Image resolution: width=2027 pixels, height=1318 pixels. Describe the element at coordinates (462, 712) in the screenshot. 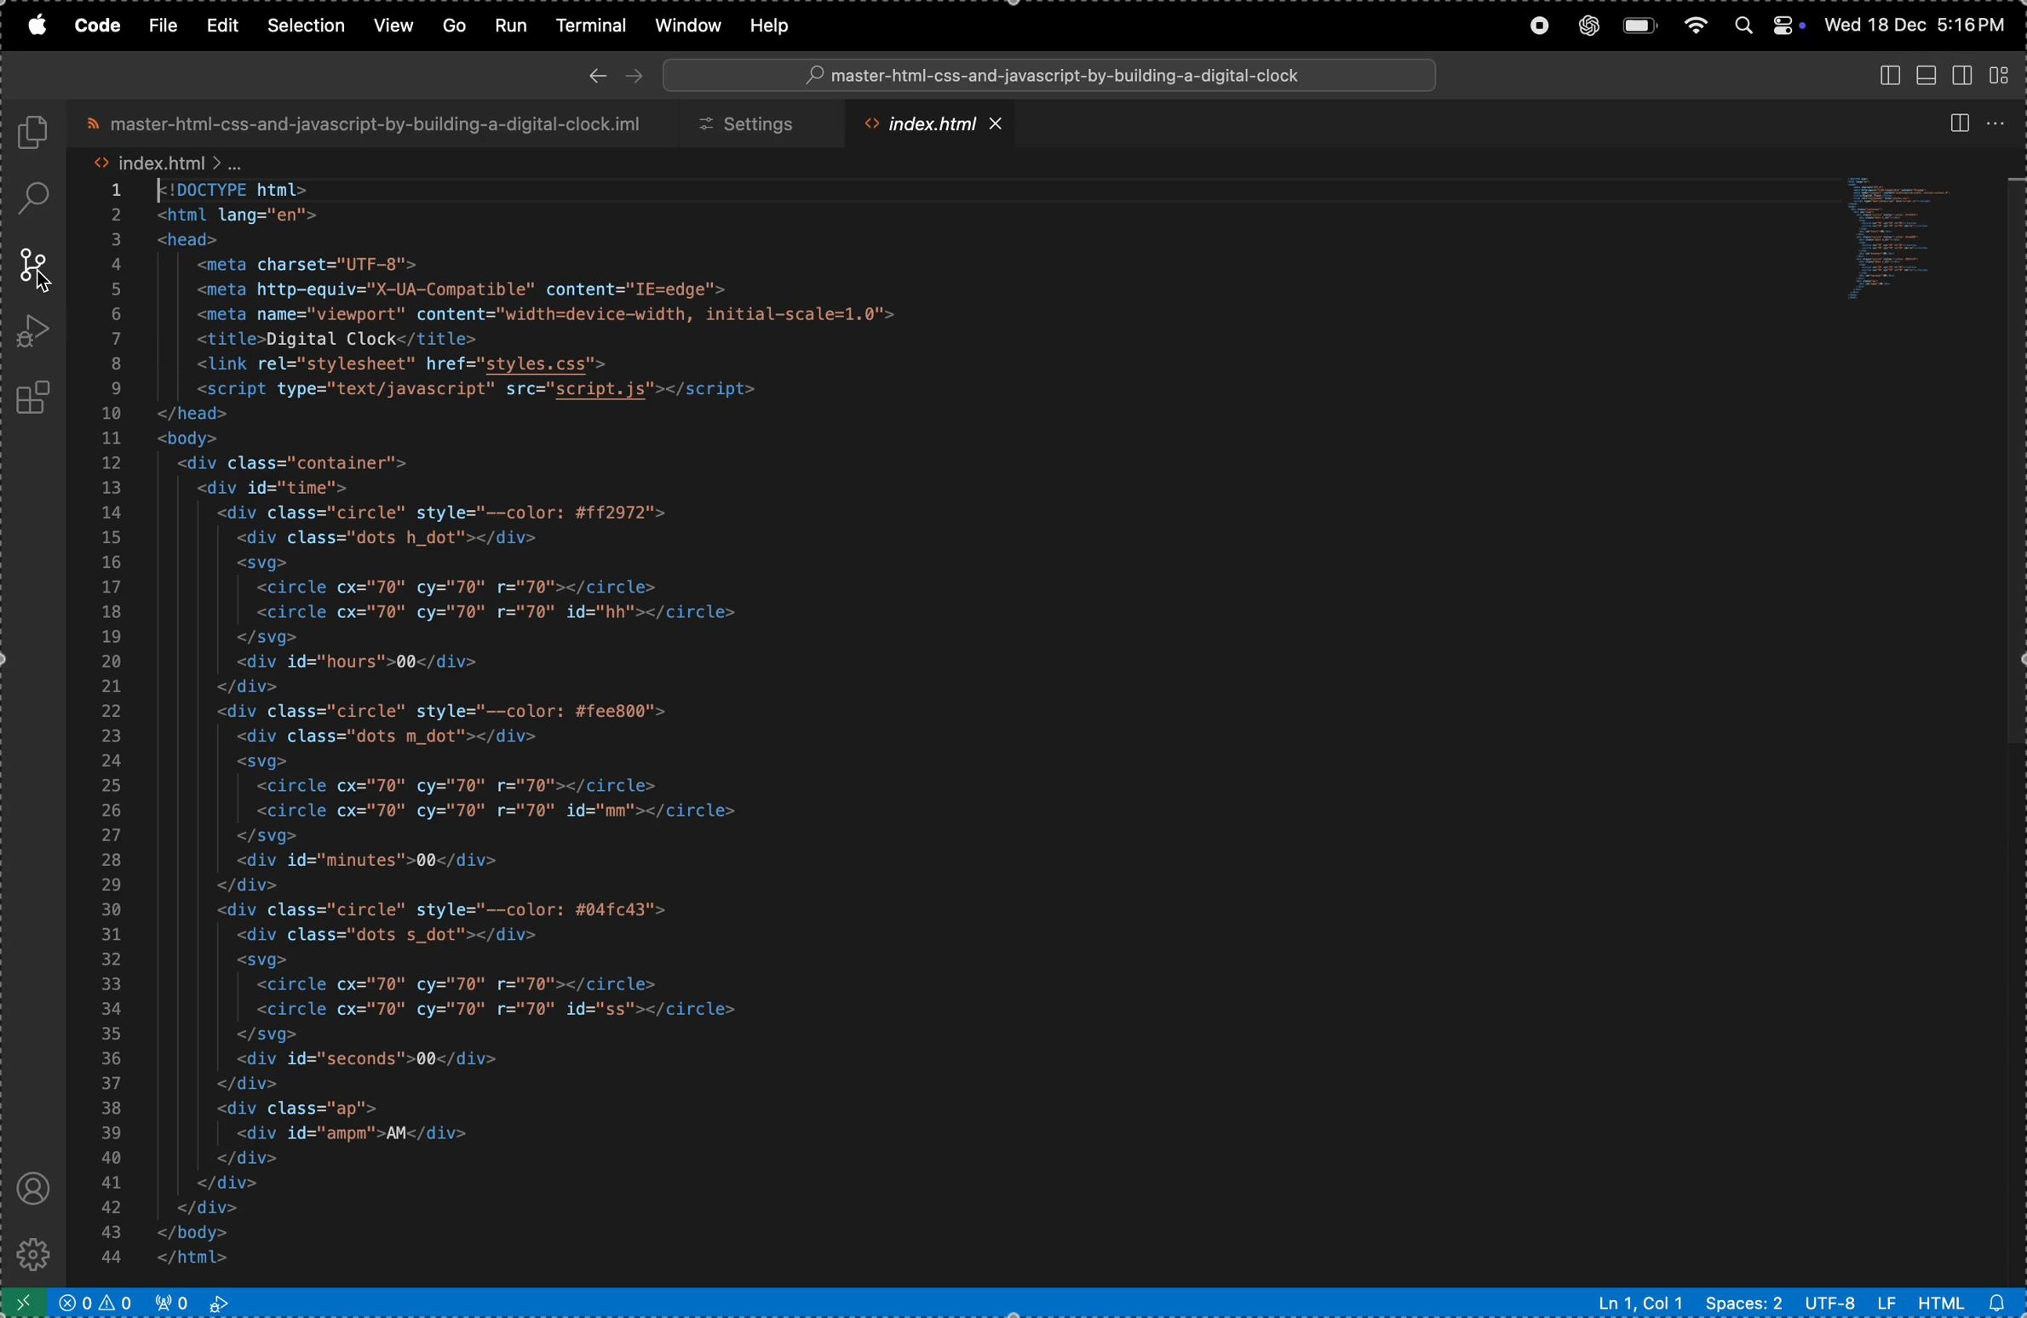

I see `<div class="circle" style="--color: #fee800">` at that location.